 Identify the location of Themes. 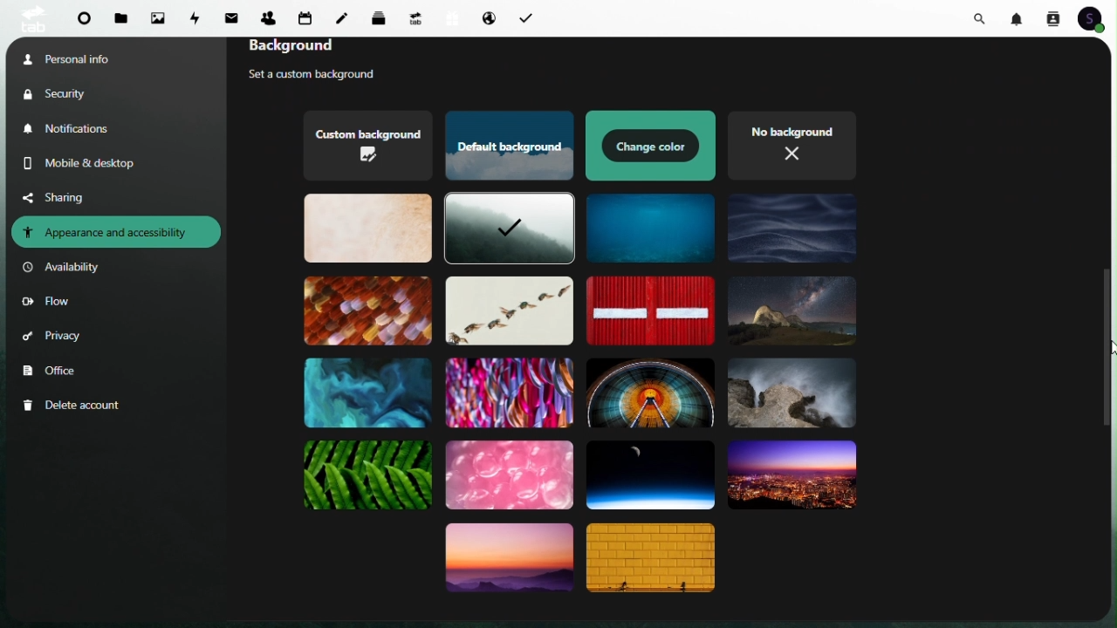
(367, 229).